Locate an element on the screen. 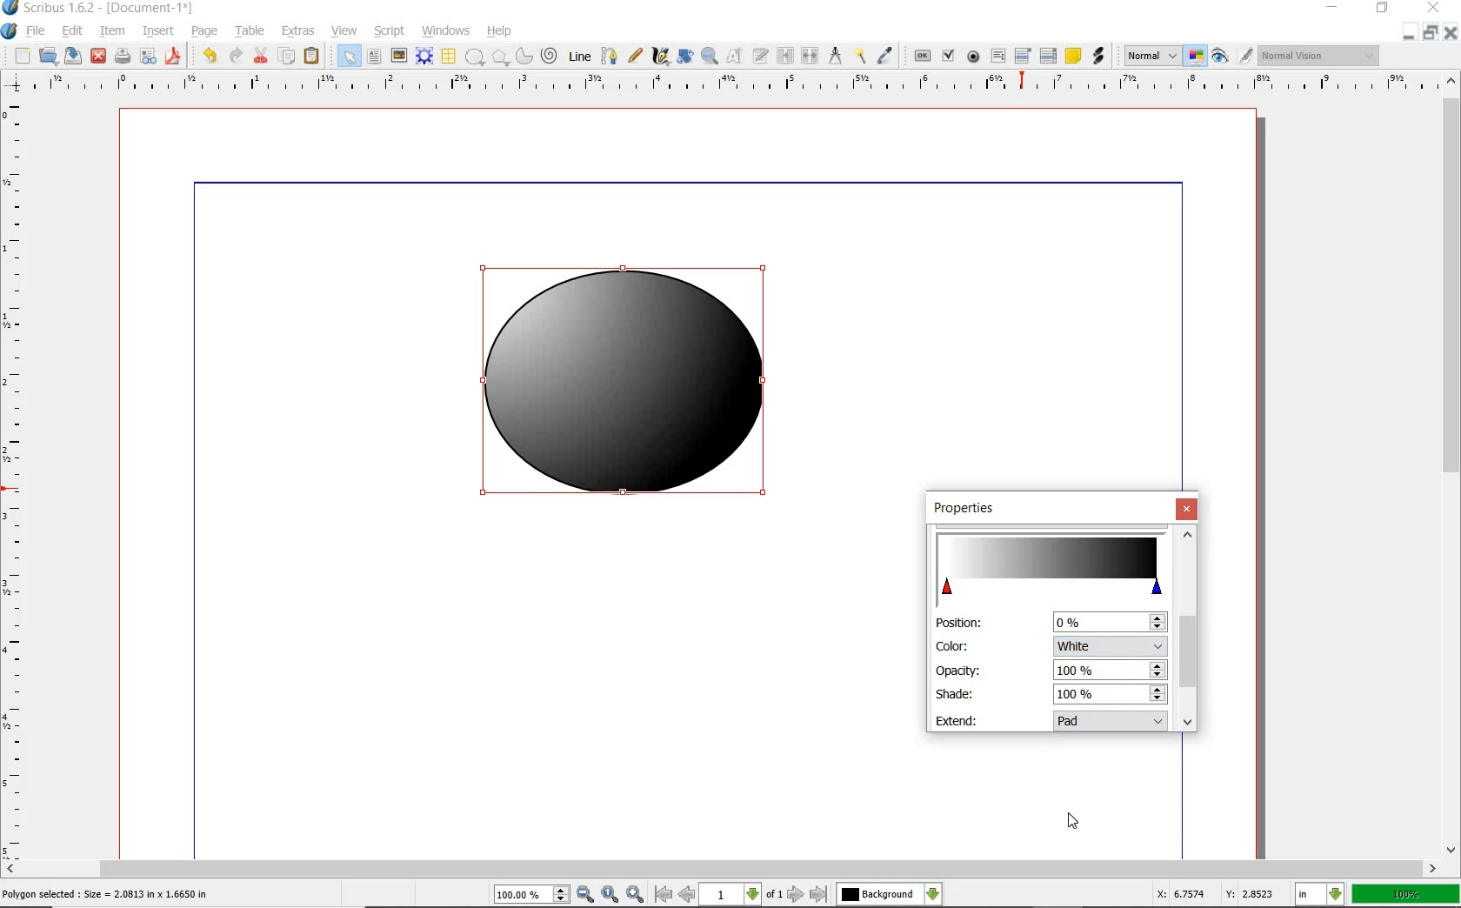  scroll down is located at coordinates (1186, 723).